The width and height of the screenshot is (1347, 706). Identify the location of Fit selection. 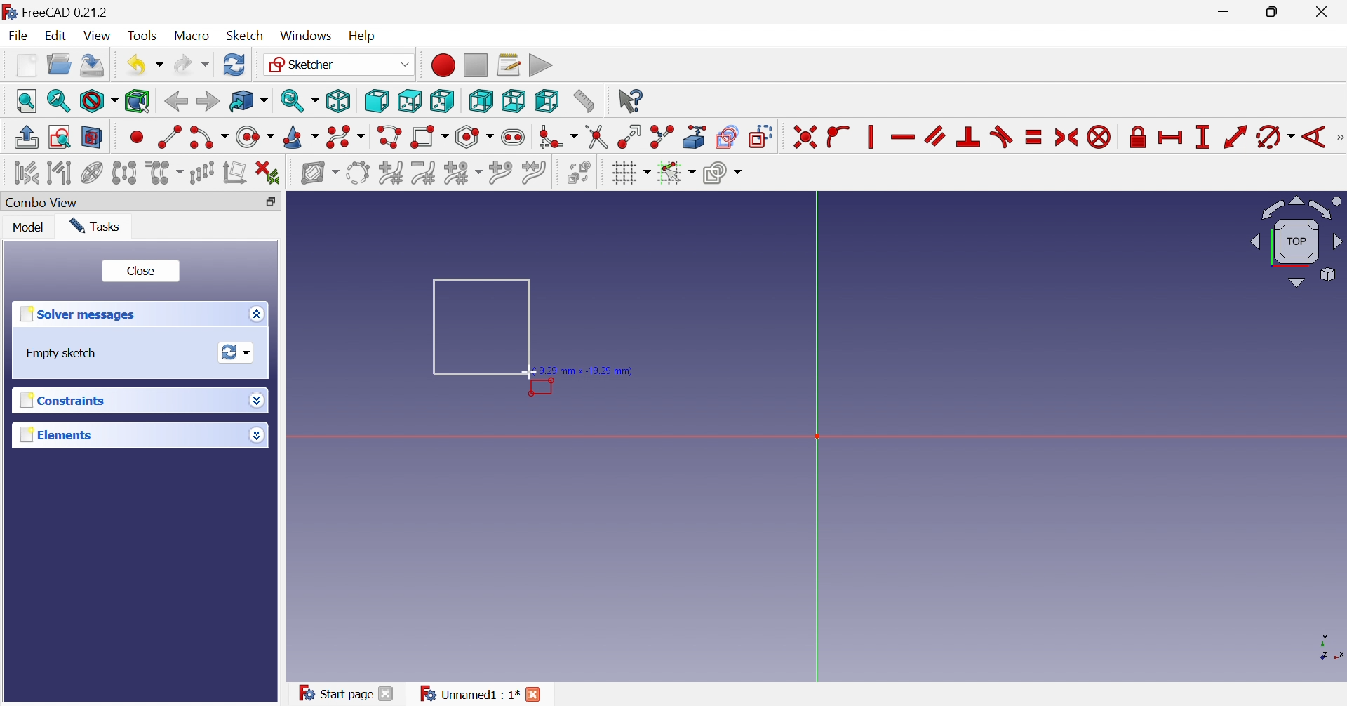
(57, 101).